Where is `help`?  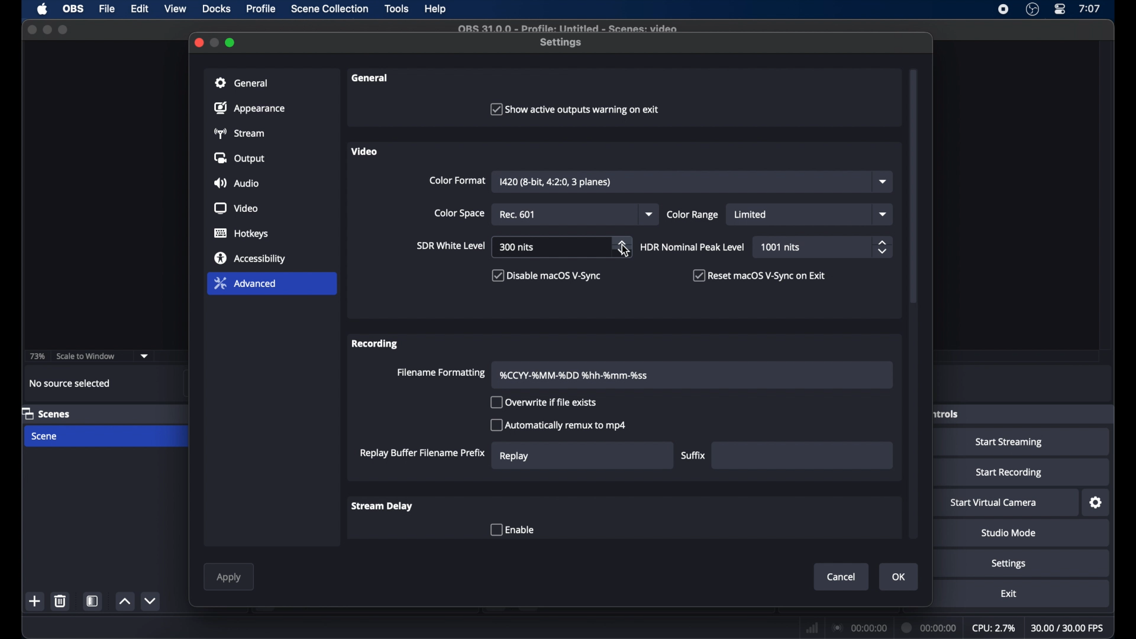 help is located at coordinates (435, 9).